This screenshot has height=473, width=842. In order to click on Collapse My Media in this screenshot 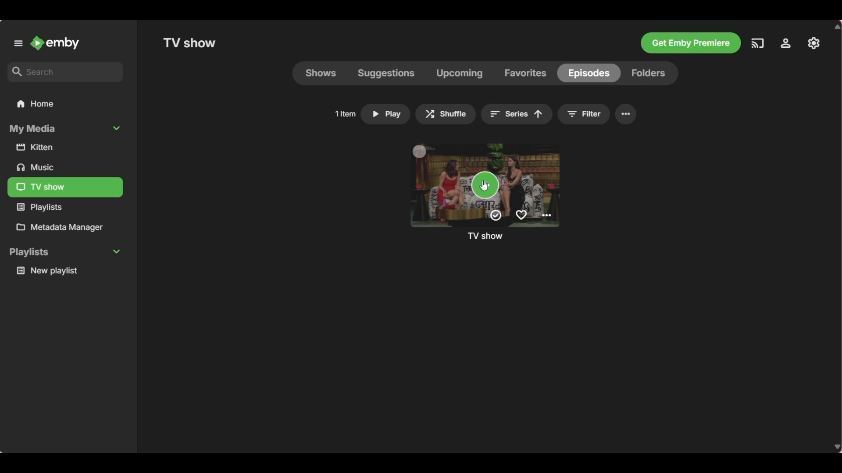, I will do `click(65, 129)`.